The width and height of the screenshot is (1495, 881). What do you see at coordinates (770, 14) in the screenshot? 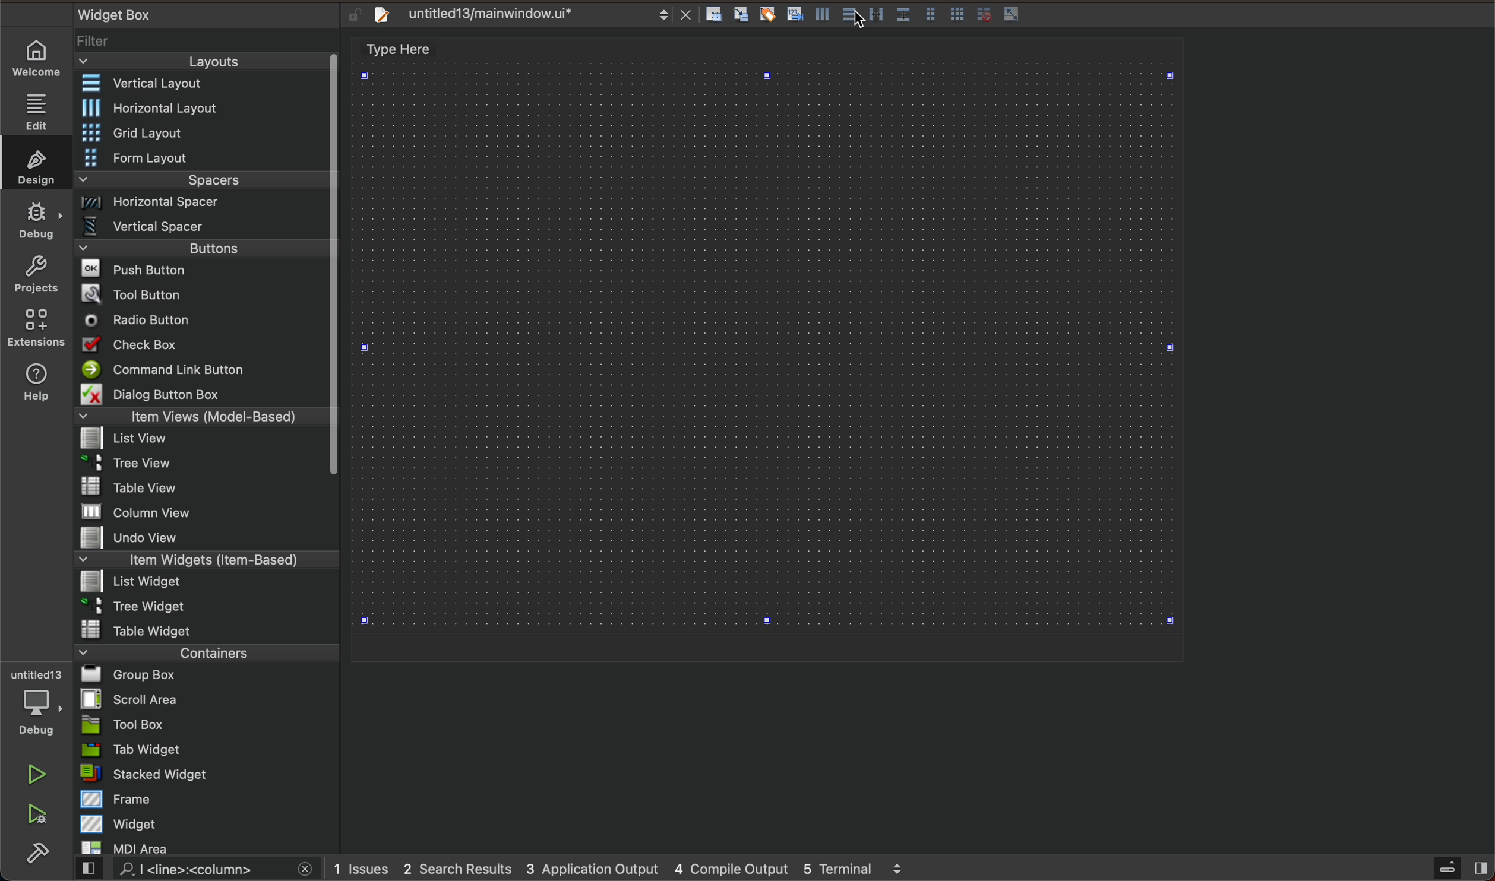
I see `edit buddies` at bounding box center [770, 14].